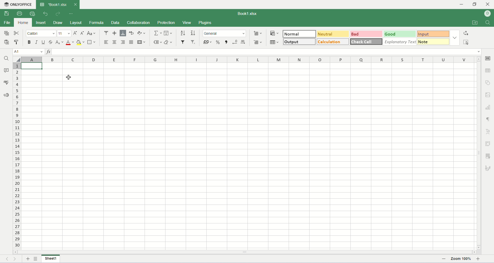  I want to click on data, so click(115, 23).